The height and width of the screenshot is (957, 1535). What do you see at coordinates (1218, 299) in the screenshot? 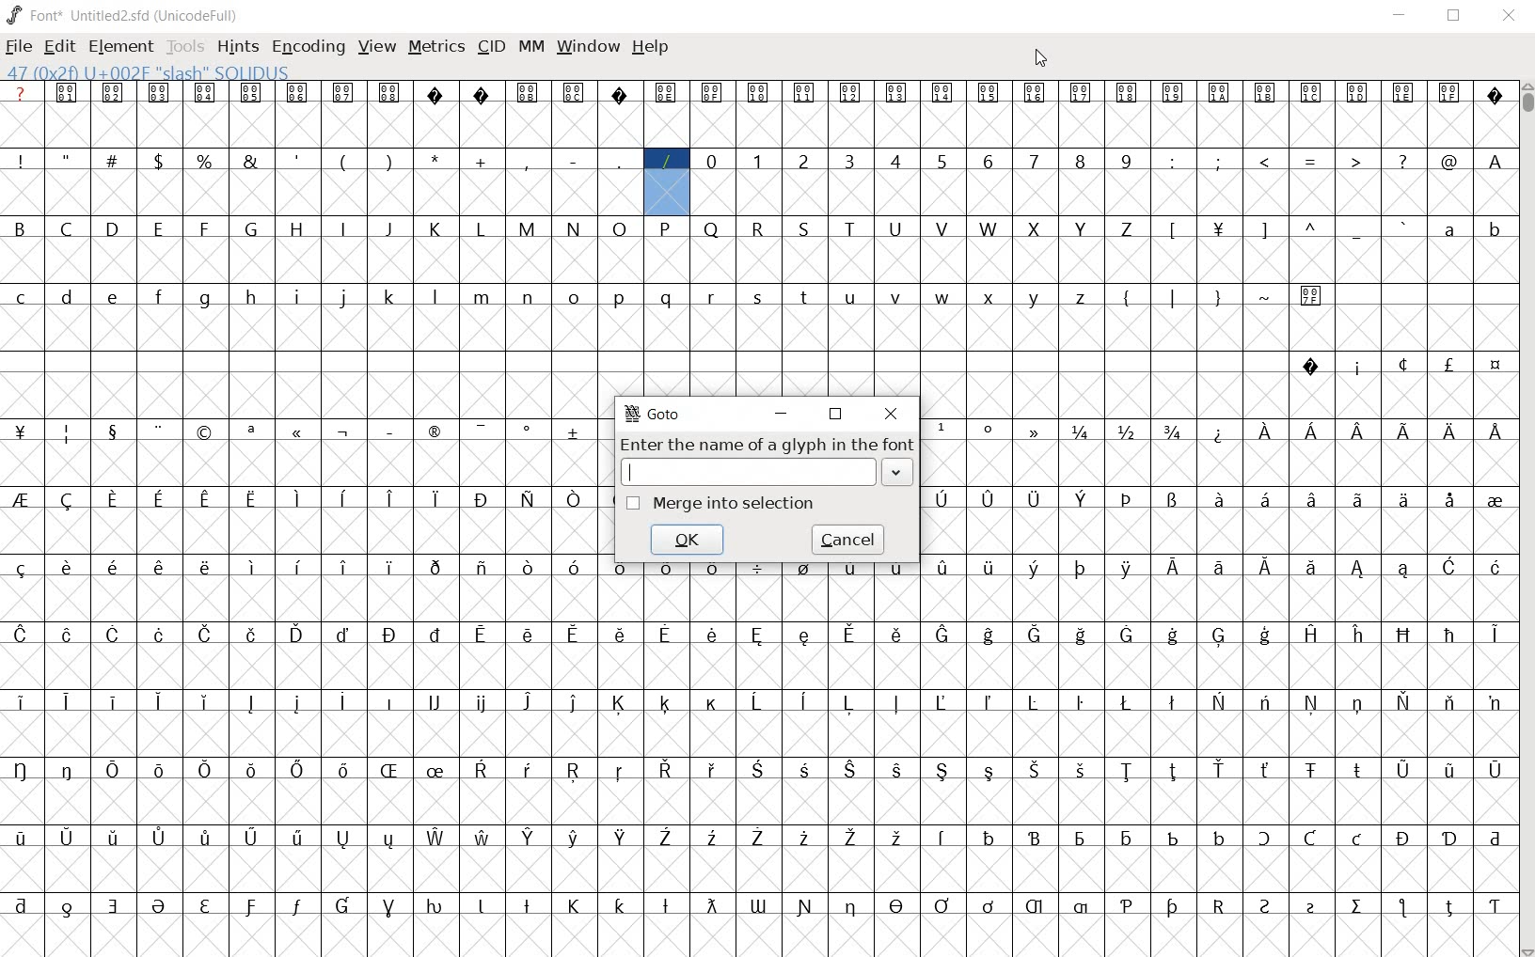
I see `glyph` at bounding box center [1218, 299].